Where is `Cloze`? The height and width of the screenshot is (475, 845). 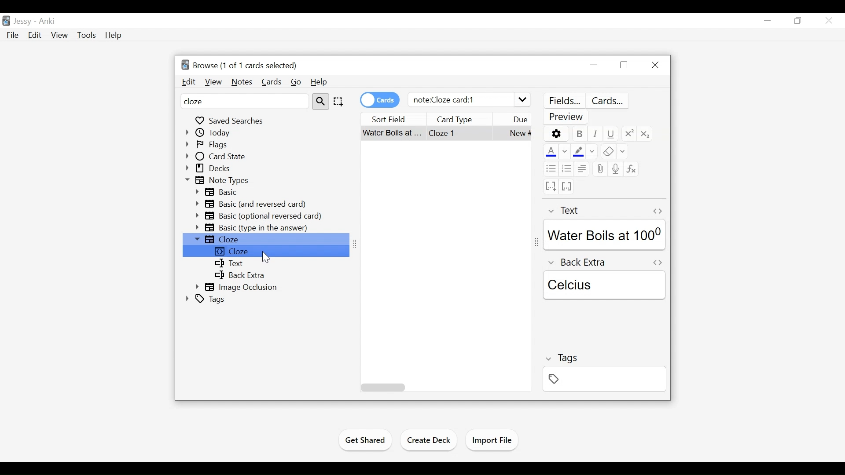 Cloze is located at coordinates (265, 251).